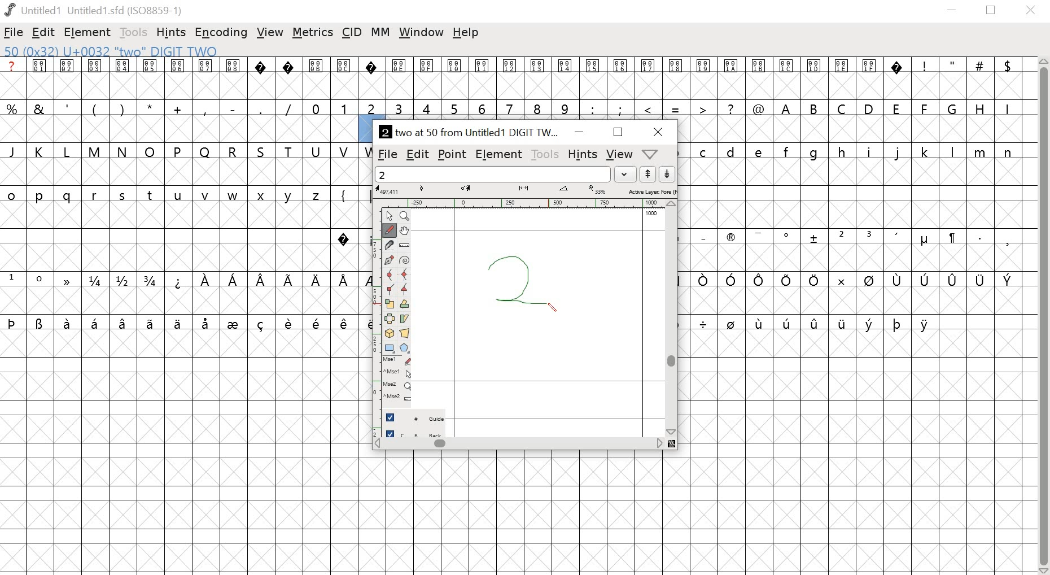 The image size is (1050, 575). Describe the element at coordinates (695, 86) in the screenshot. I see `glyphs` at that location.